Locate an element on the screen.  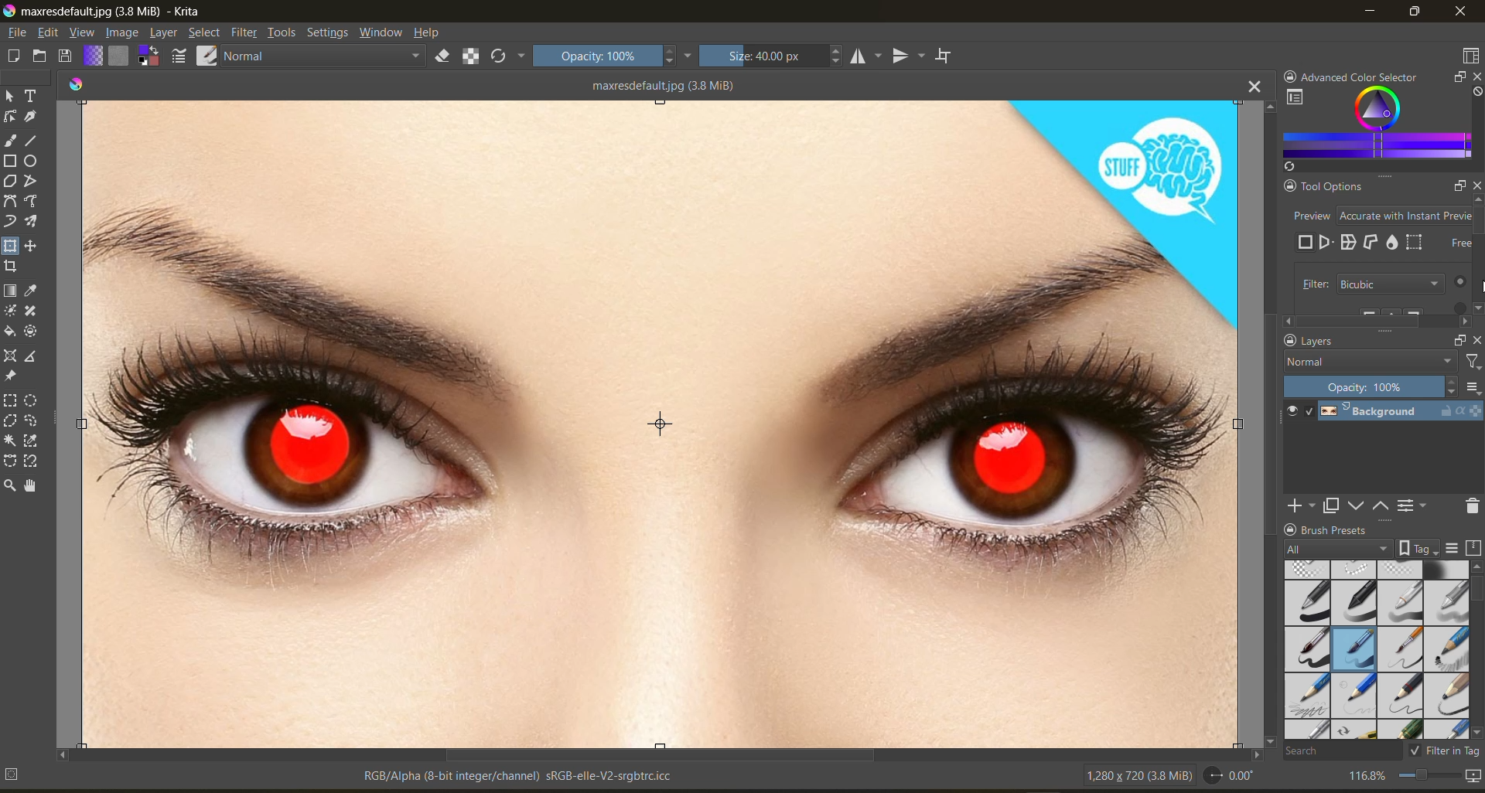
tool is located at coordinates (11, 161).